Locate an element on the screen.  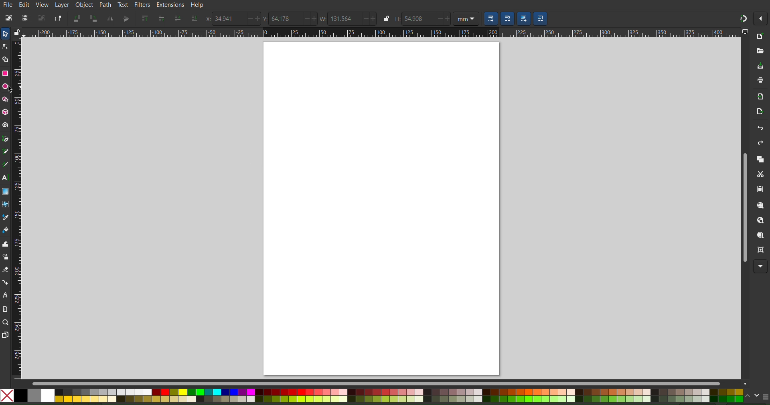
Spray Tool is located at coordinates (6, 257).